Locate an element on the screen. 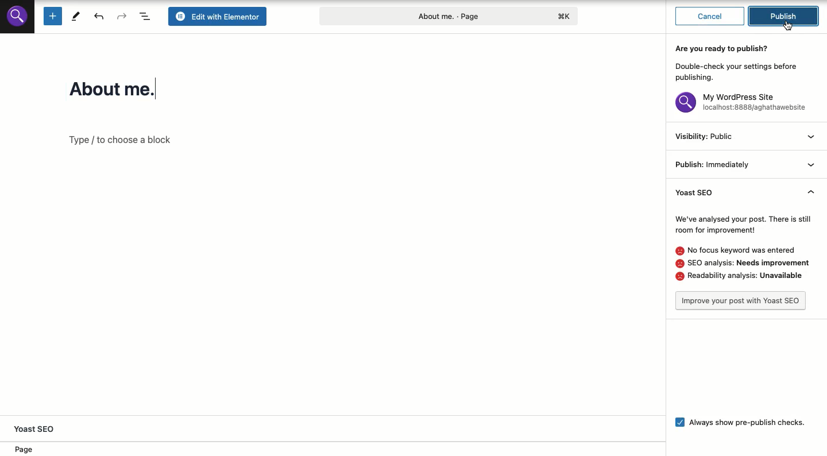 This screenshot has width=827, height=456. Collapse is located at coordinates (813, 164).